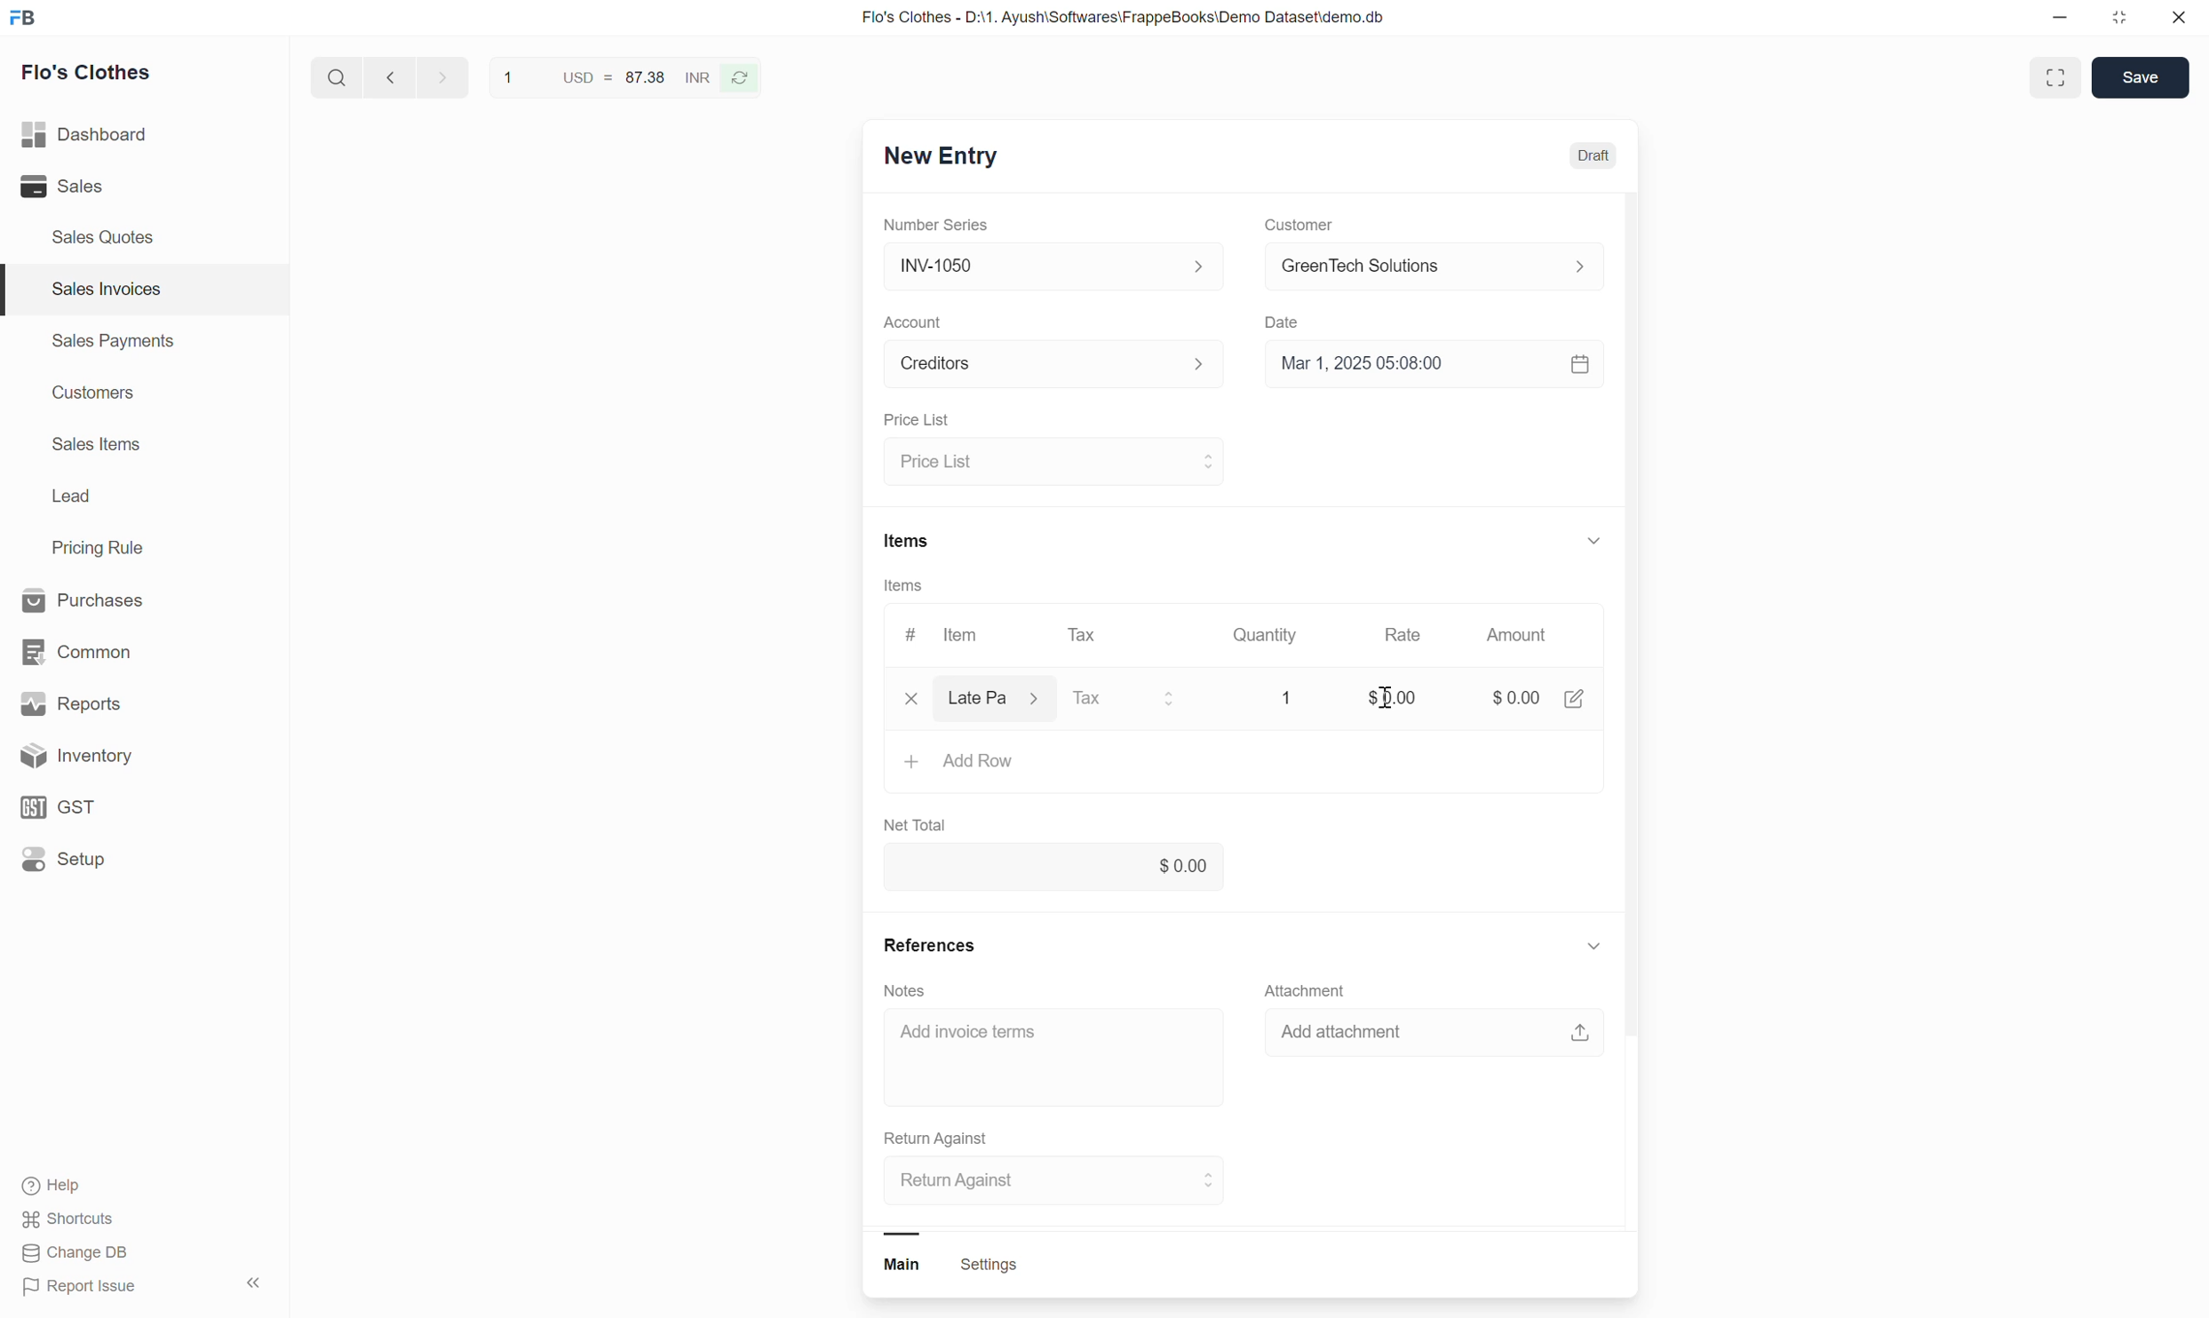  What do you see at coordinates (1003, 700) in the screenshot?
I see `Select item` at bounding box center [1003, 700].